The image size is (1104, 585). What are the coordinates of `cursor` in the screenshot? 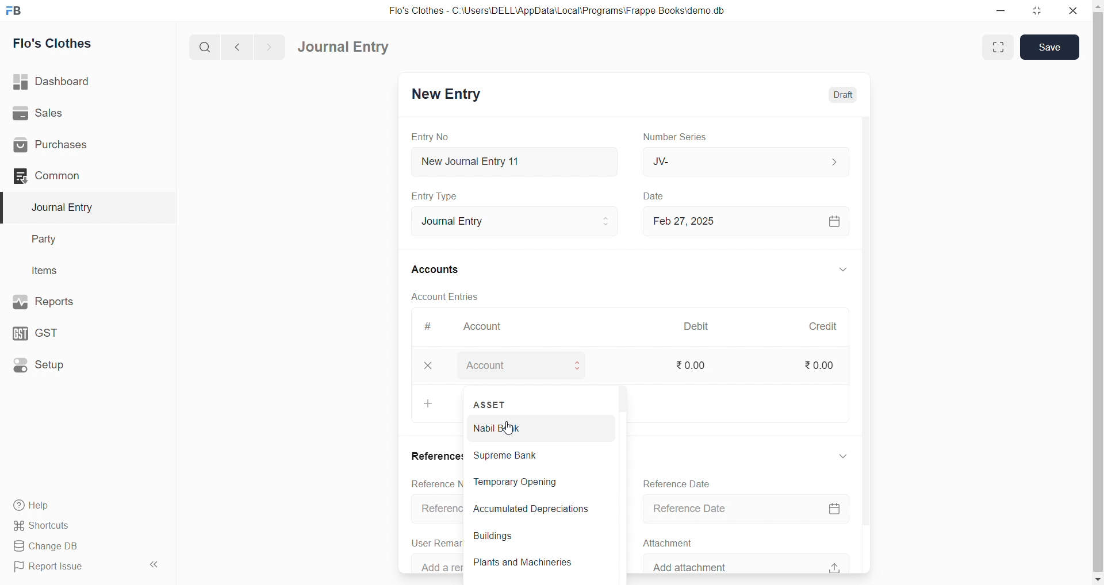 It's located at (506, 430).